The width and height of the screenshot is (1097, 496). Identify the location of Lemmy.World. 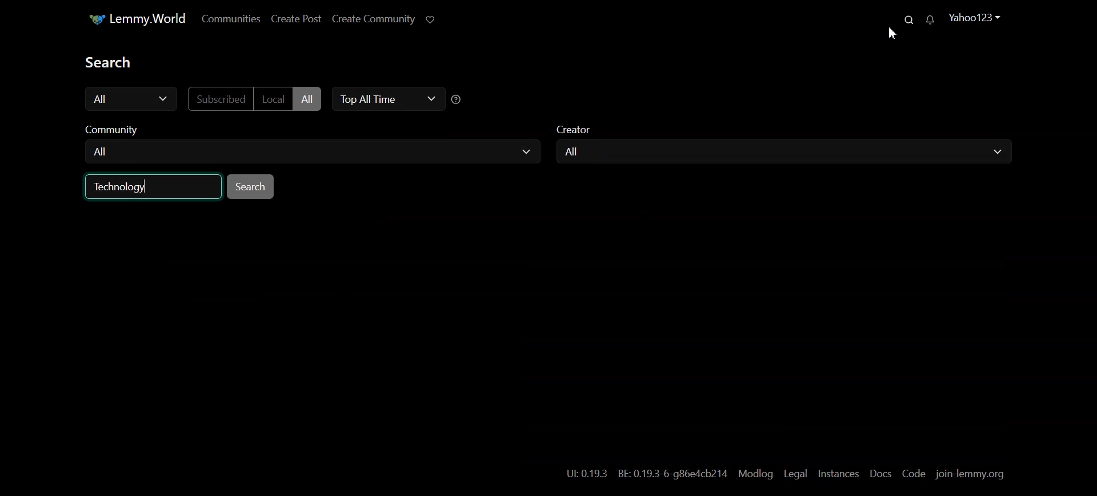
(137, 19).